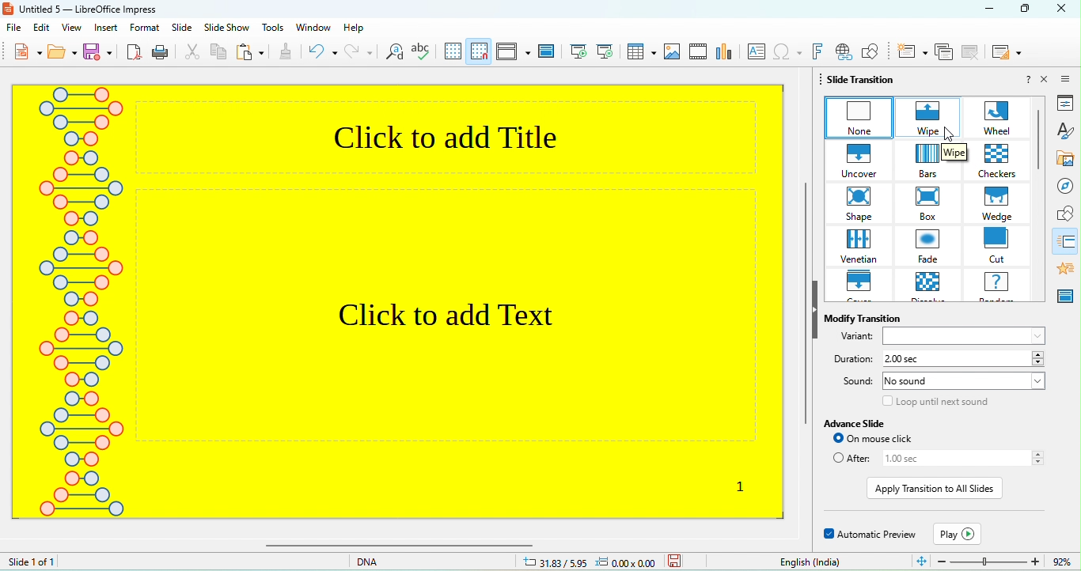  What do you see at coordinates (931, 245) in the screenshot?
I see `fade` at bounding box center [931, 245].